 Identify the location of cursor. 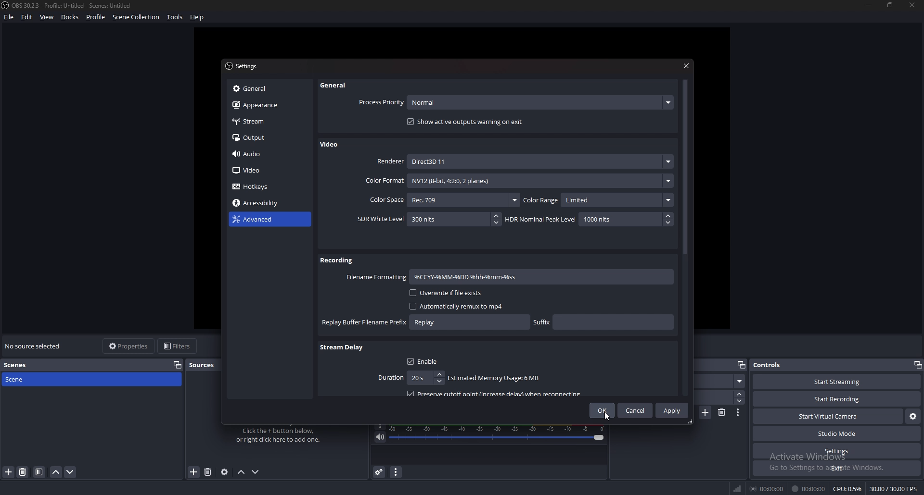
(607, 416).